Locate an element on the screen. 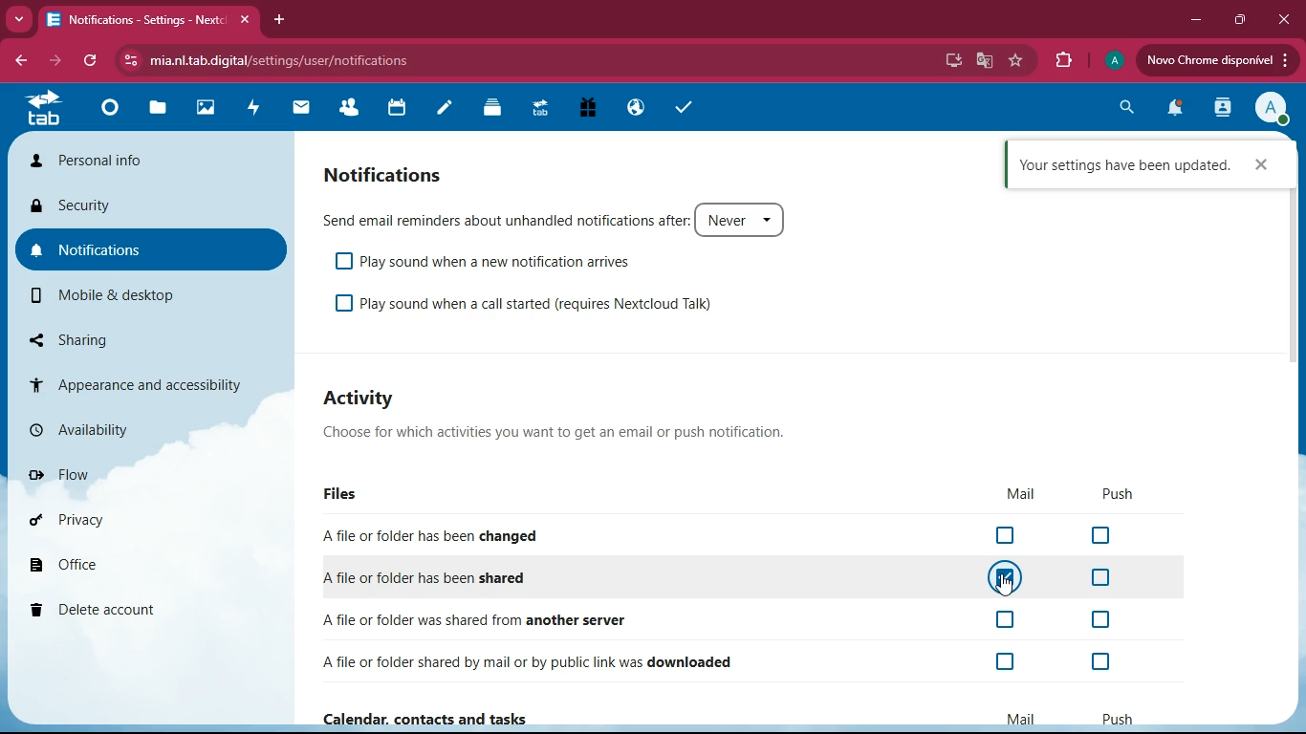  notifications is located at coordinates (1171, 110).